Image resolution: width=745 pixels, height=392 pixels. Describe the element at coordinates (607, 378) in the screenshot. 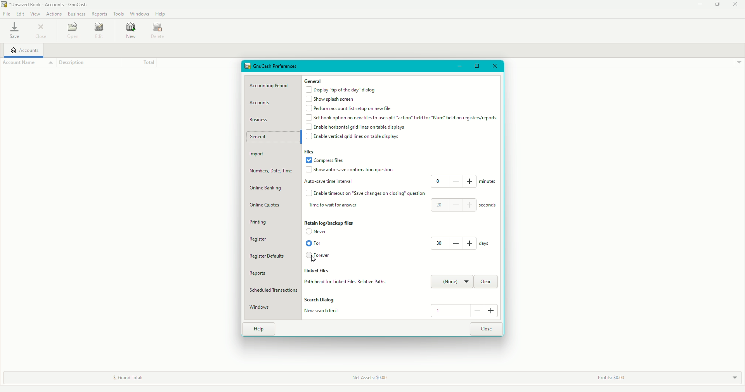

I see `Profits` at that location.